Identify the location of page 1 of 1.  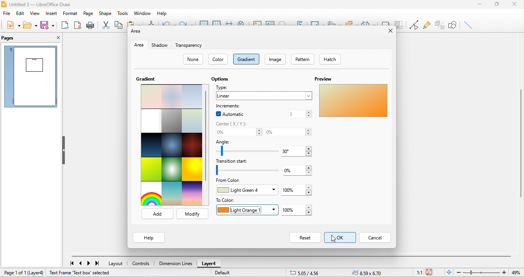
(14, 273).